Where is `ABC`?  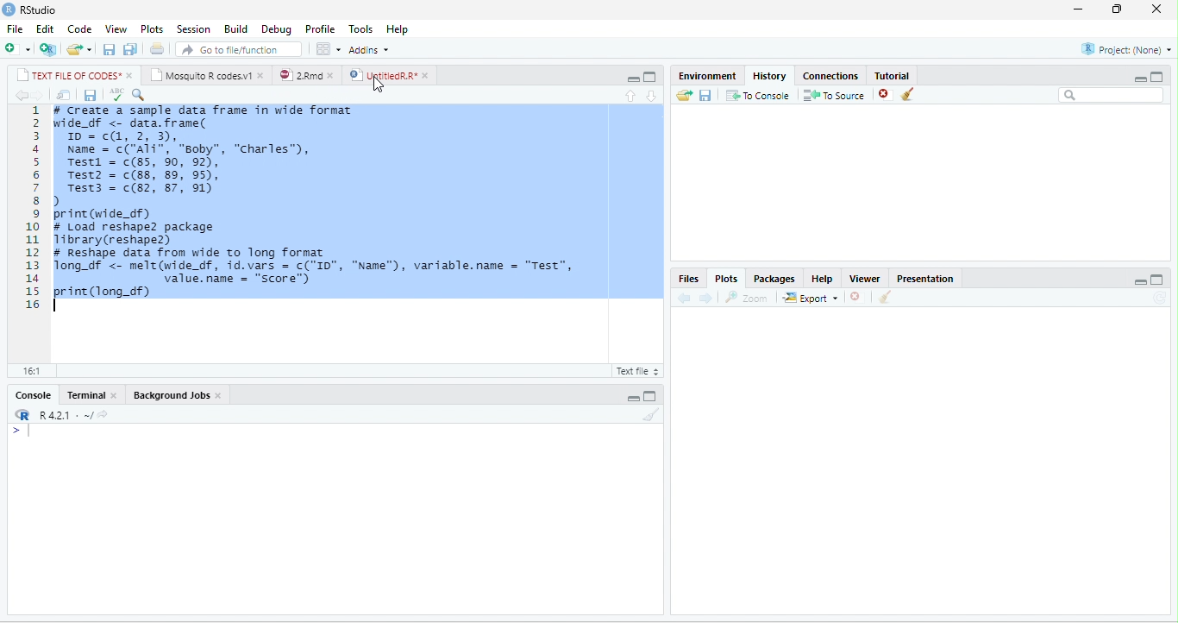 ABC is located at coordinates (116, 95).